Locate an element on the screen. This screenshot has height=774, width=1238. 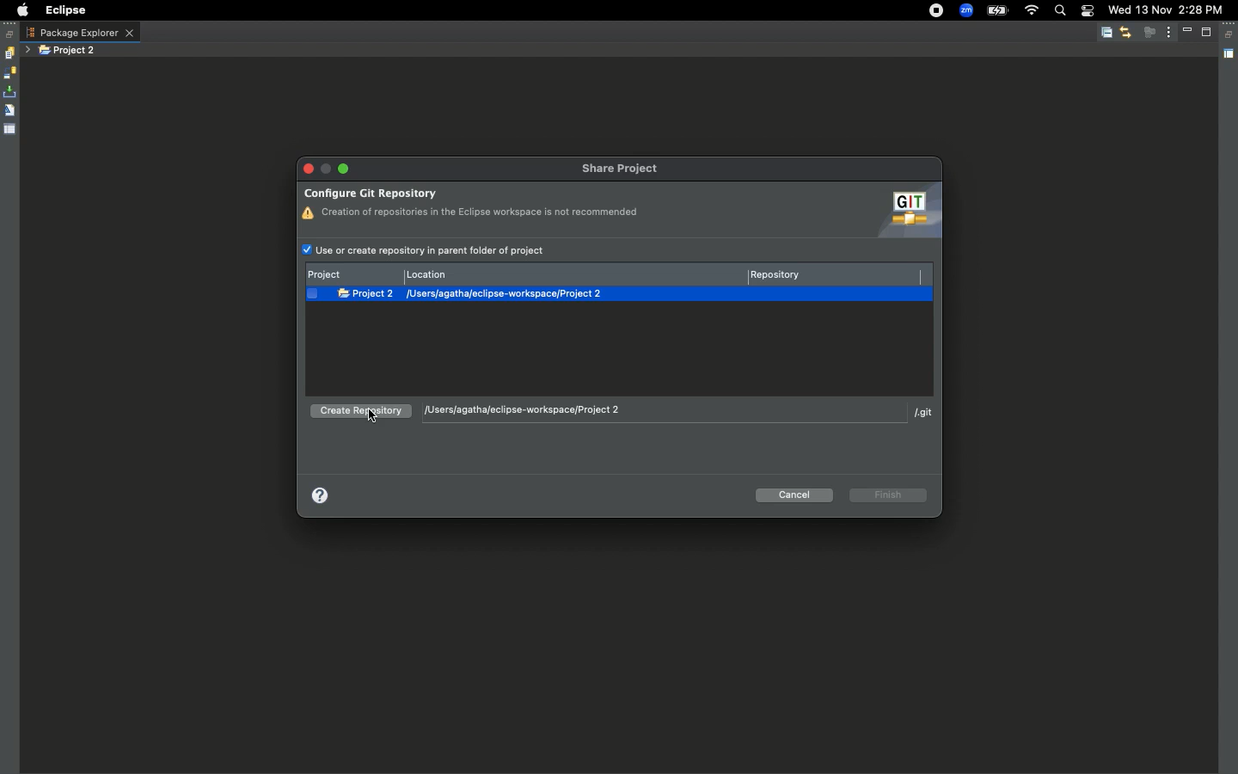
Search is located at coordinates (1059, 12).